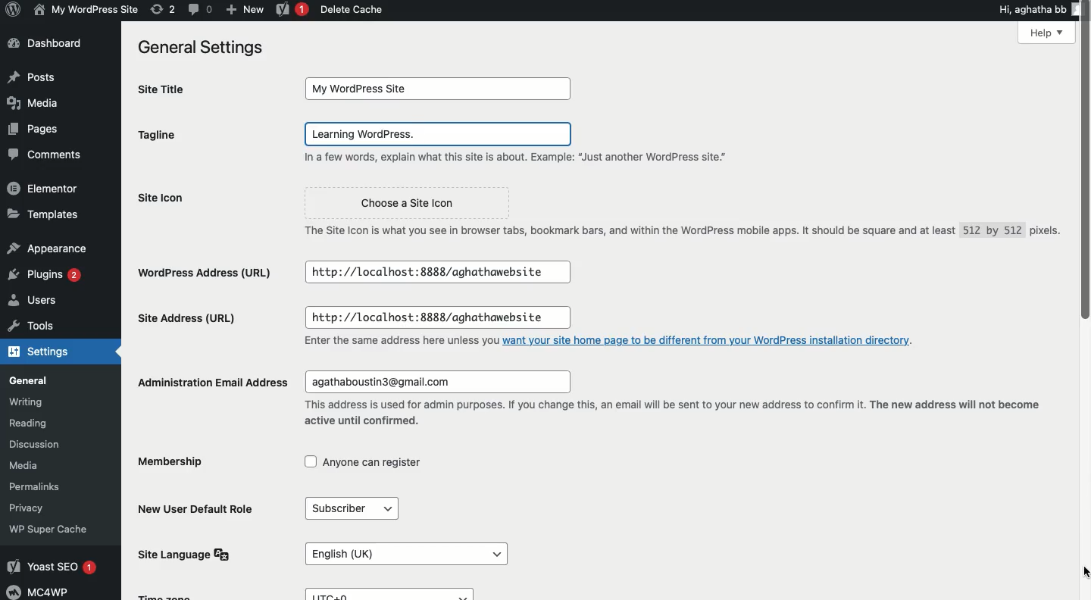 This screenshot has height=600, width=1091. I want to click on WP Super Cache, so click(60, 529).